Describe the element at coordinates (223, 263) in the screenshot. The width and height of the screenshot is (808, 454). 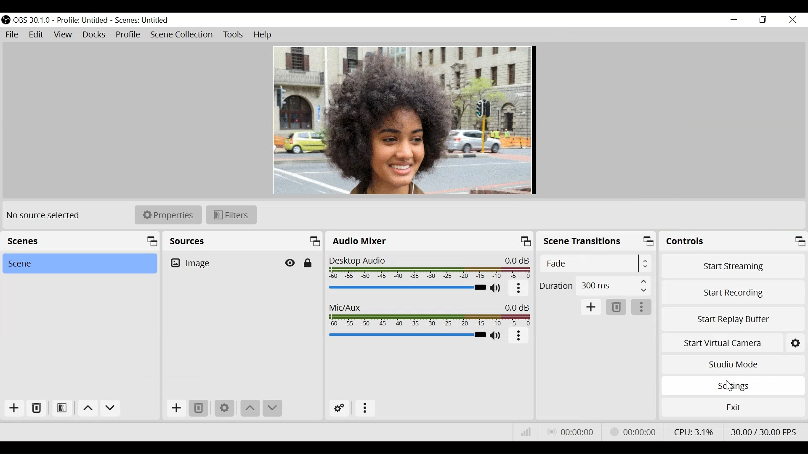
I see `Image` at that location.